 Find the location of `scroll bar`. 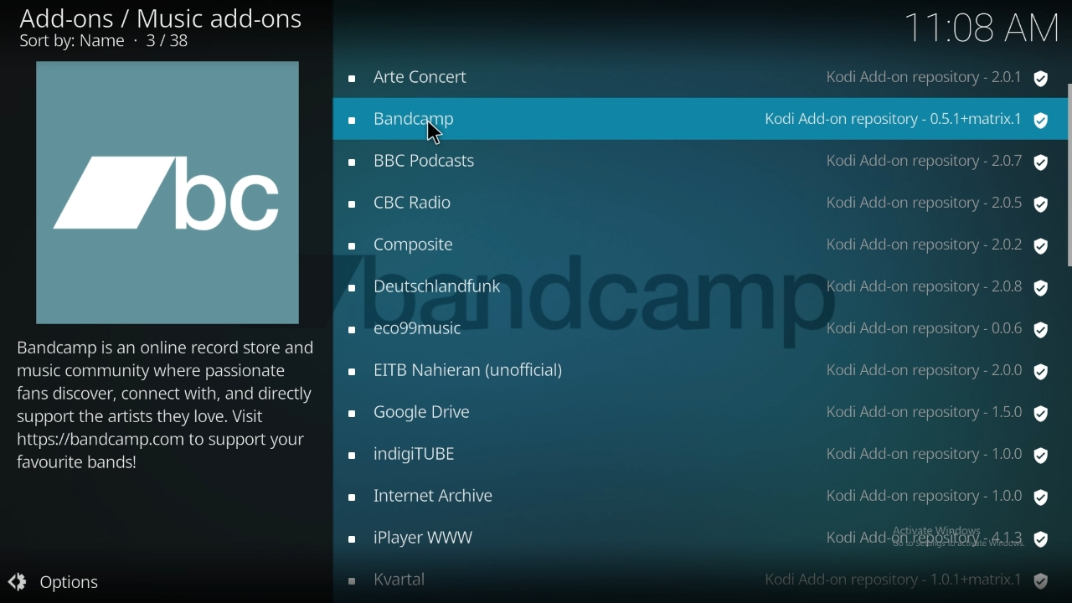

scroll bar is located at coordinates (1069, 175).